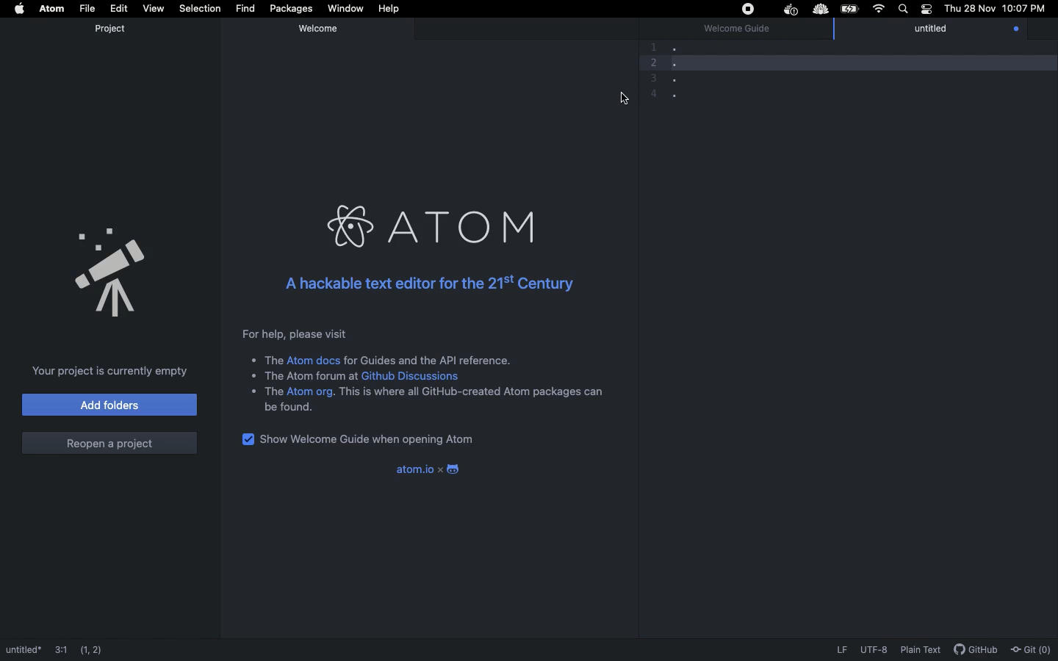 The width and height of the screenshot is (1058, 661). Describe the element at coordinates (429, 359) in the screenshot. I see `Text` at that location.